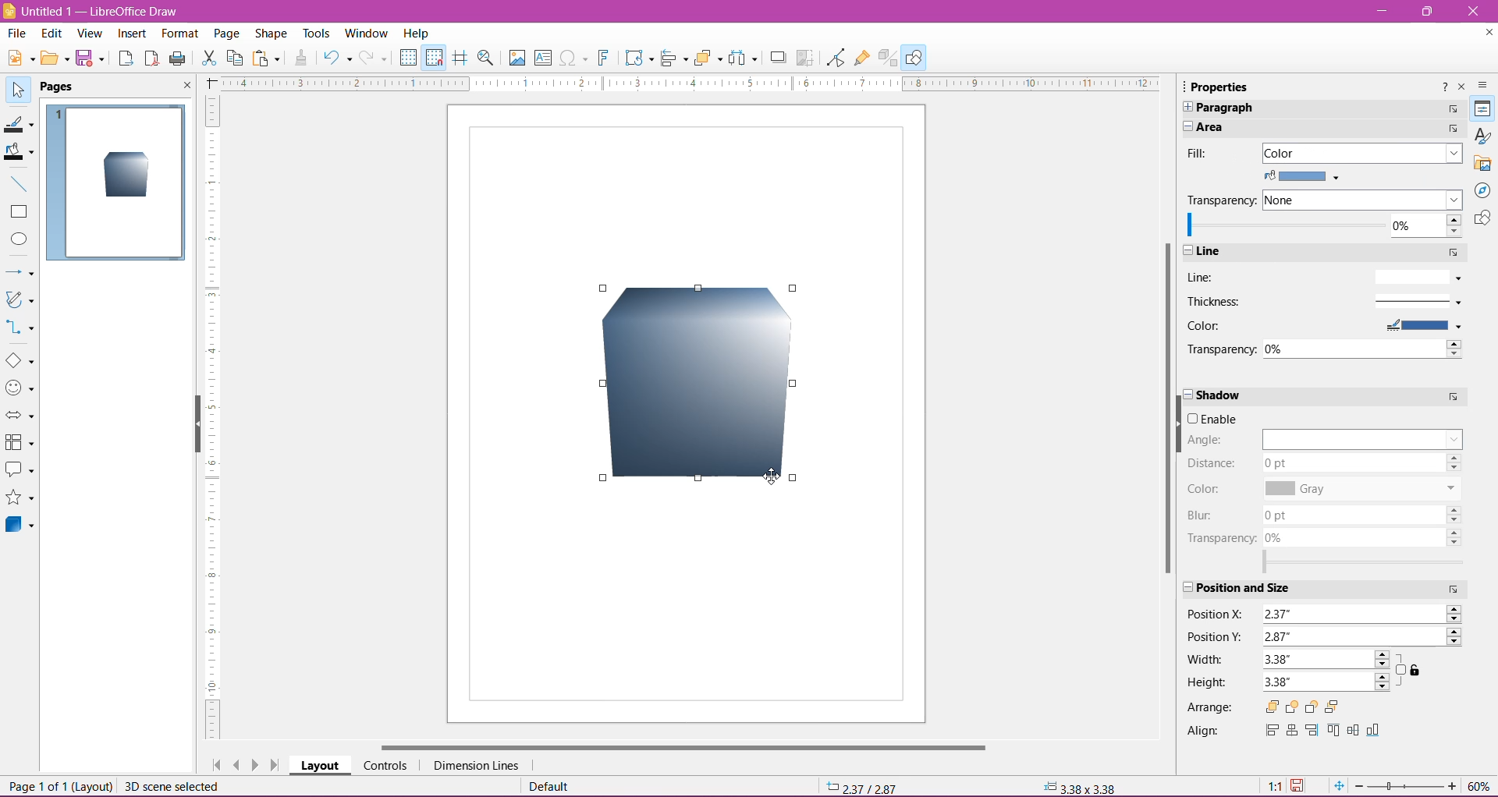 The image size is (1498, 797). Describe the element at coordinates (375, 58) in the screenshot. I see `` at that location.